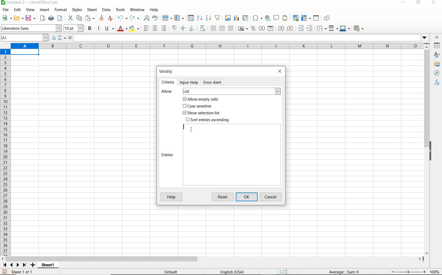 The width and height of the screenshot is (442, 275). What do you see at coordinates (281, 29) in the screenshot?
I see `add decimal place` at bounding box center [281, 29].